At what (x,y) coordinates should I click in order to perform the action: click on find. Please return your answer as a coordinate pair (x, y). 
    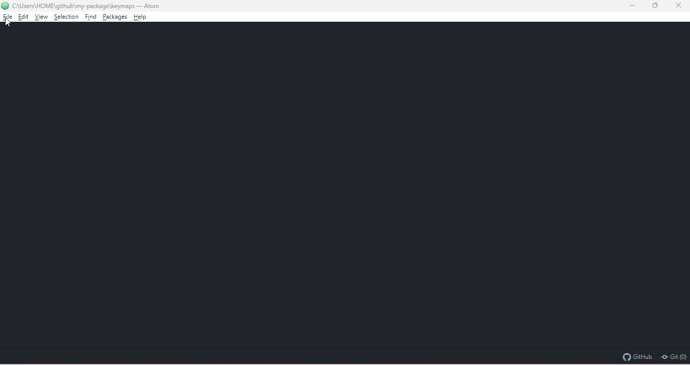
    Looking at the image, I should click on (91, 17).